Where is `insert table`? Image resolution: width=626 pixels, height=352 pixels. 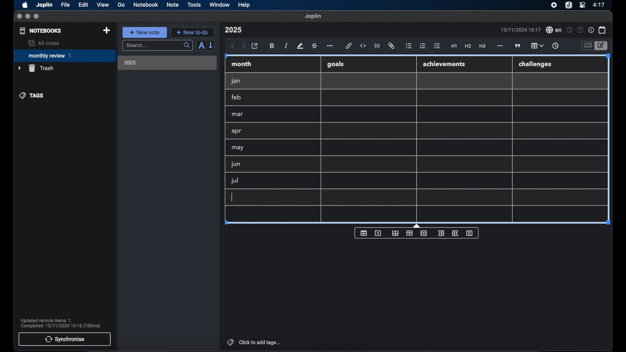 insert table is located at coordinates (364, 233).